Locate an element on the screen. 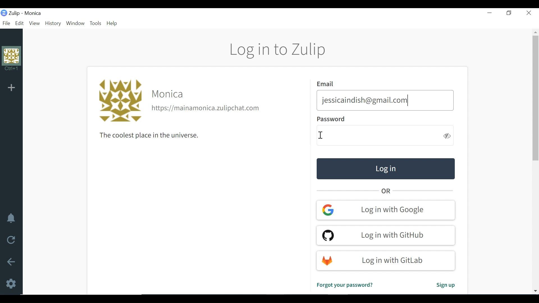  minimize is located at coordinates (489, 13).